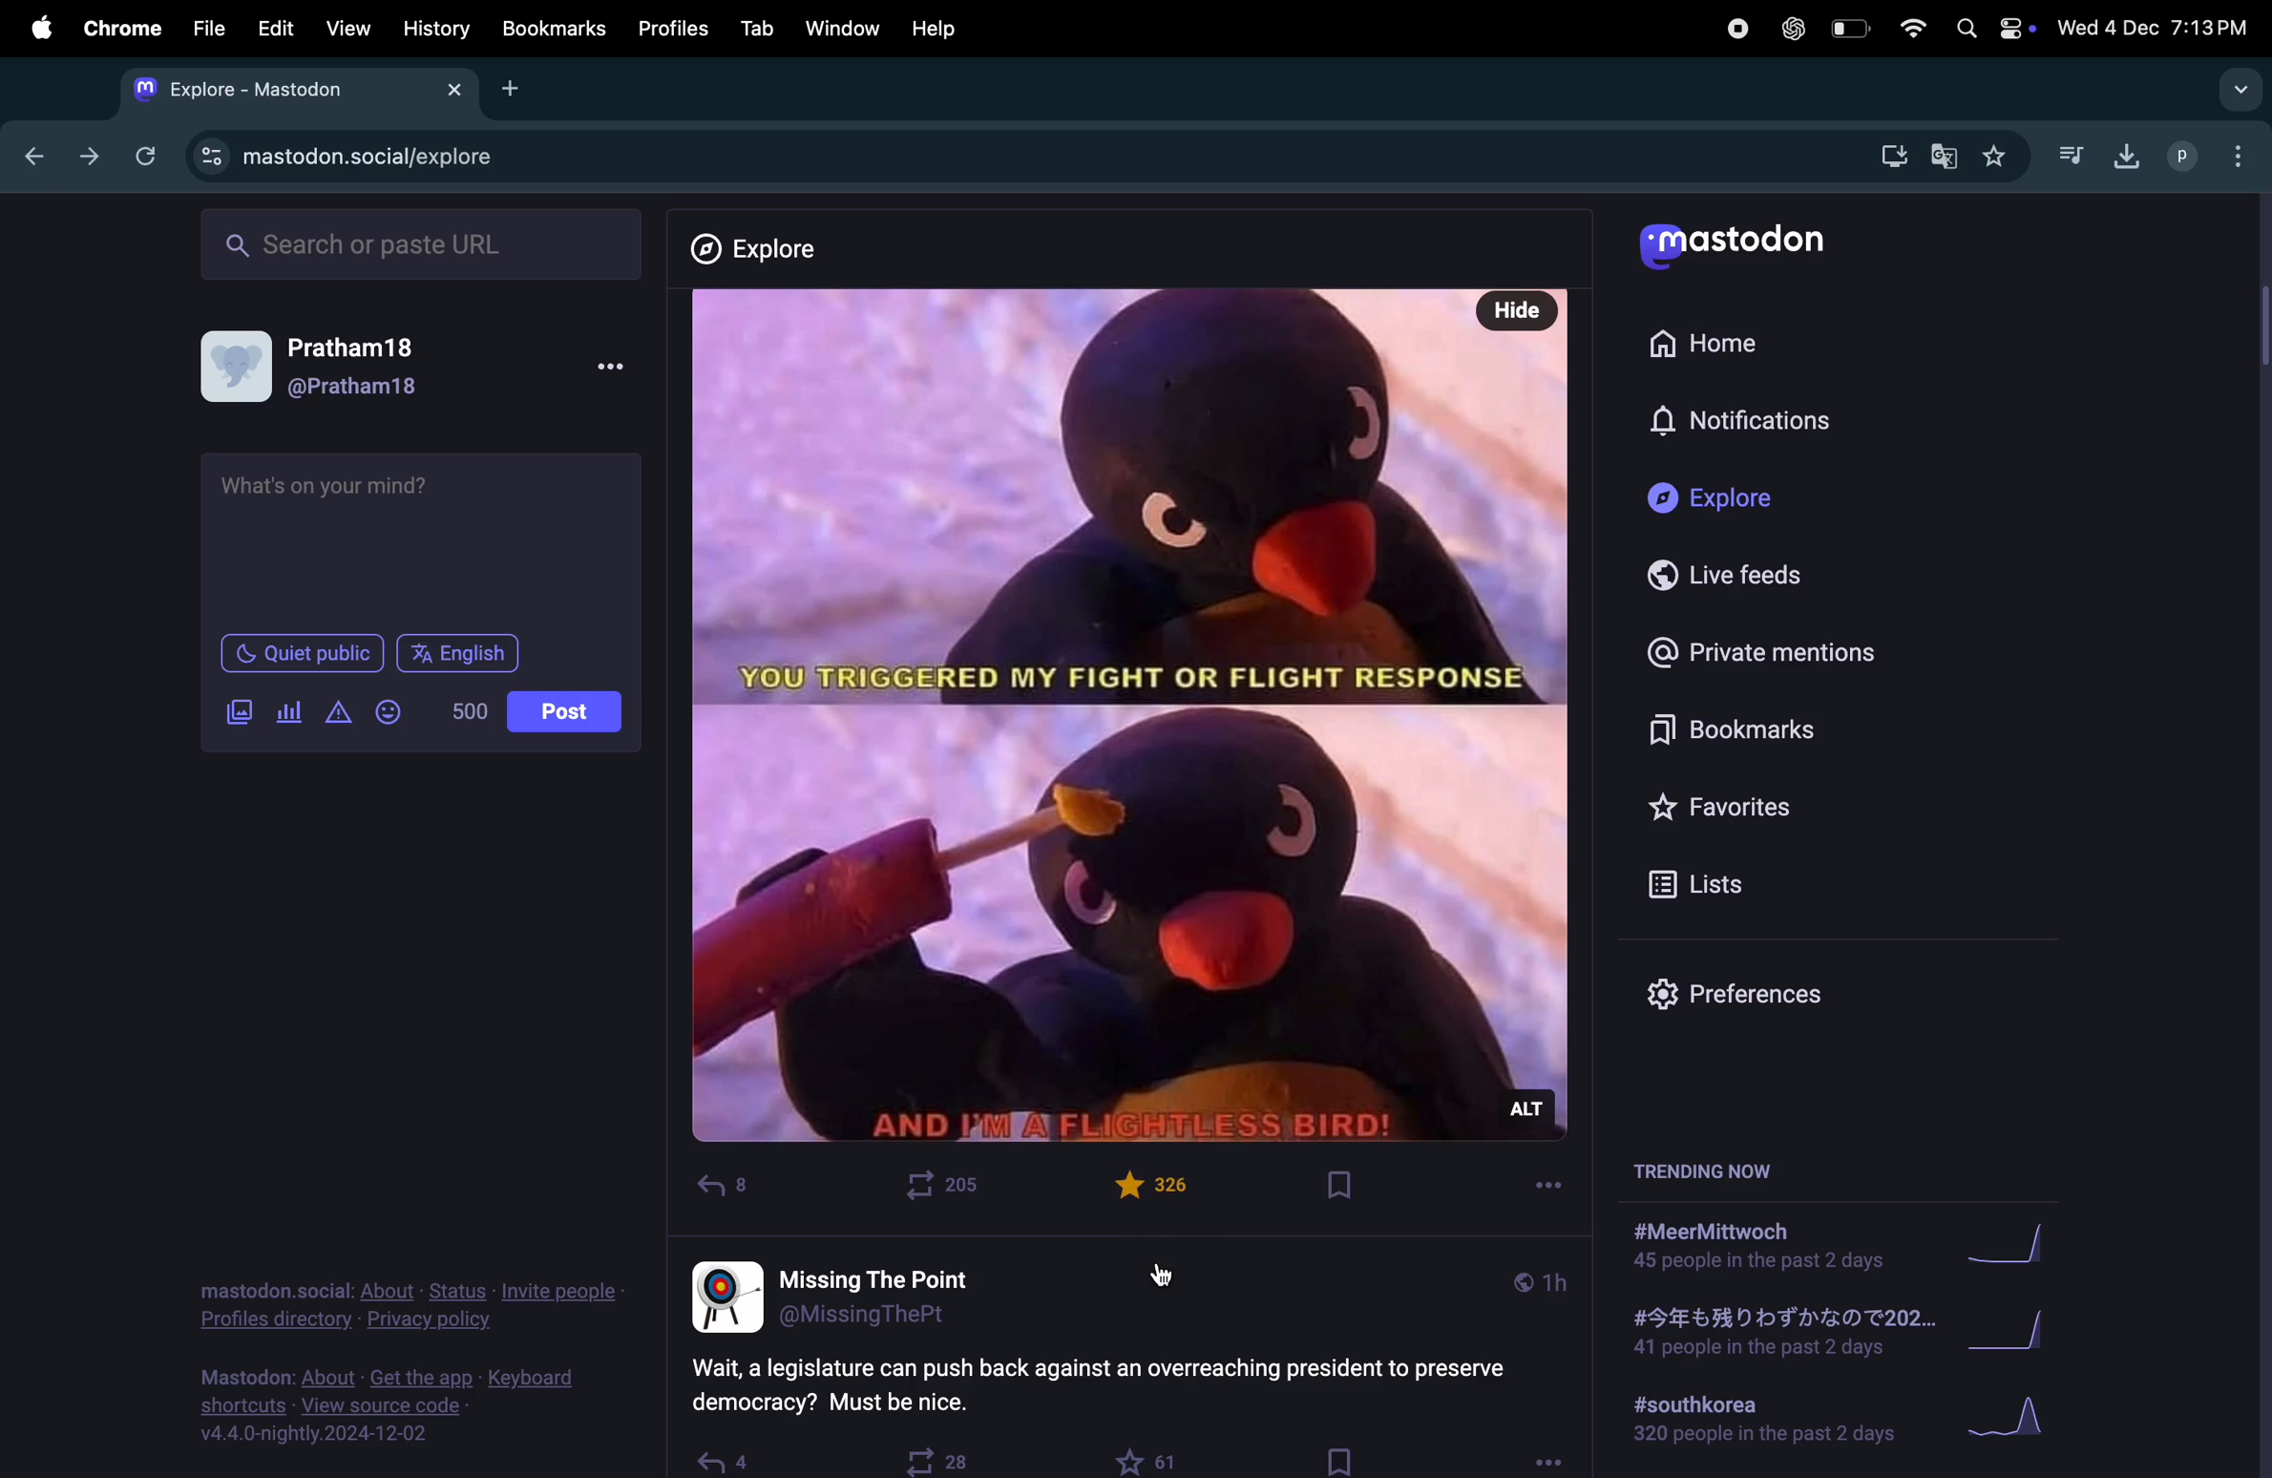 This screenshot has height=1478, width=2272. Describe the element at coordinates (33, 161) in the screenshot. I see `back` at that location.